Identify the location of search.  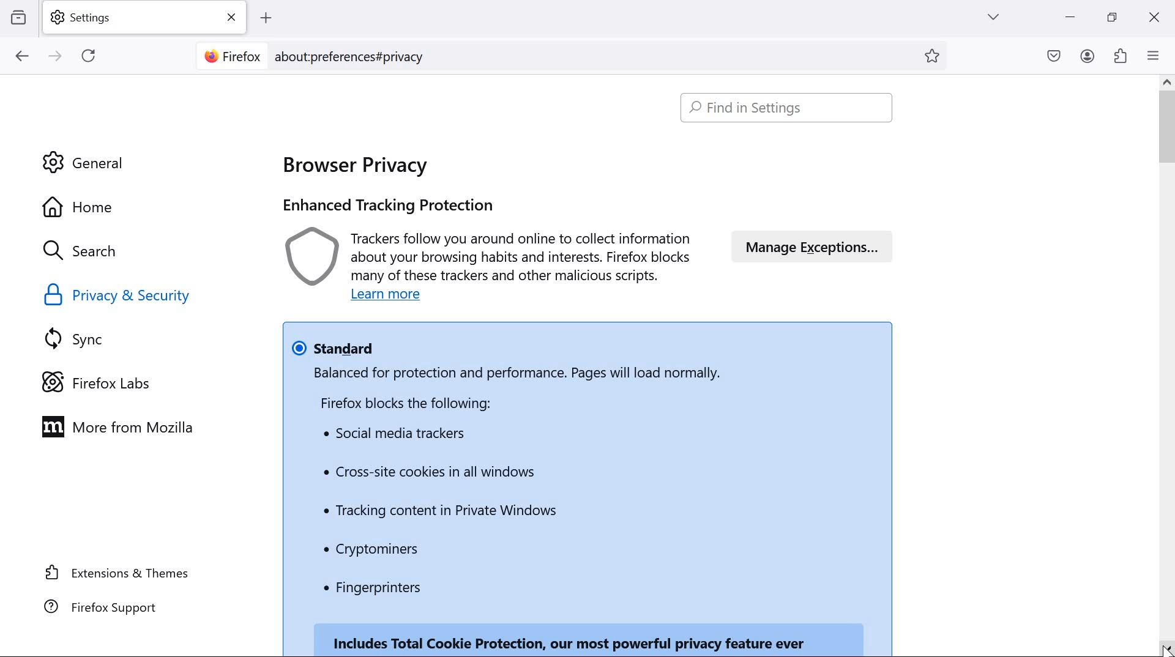
(92, 252).